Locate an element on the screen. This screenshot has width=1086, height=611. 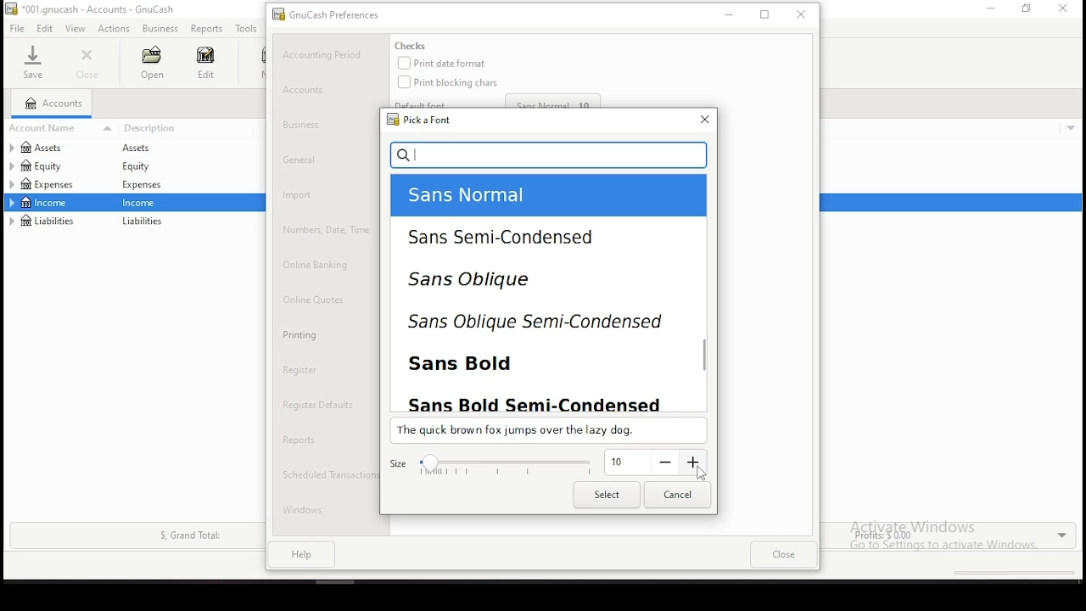
sans semi-condensed is located at coordinates (506, 237).